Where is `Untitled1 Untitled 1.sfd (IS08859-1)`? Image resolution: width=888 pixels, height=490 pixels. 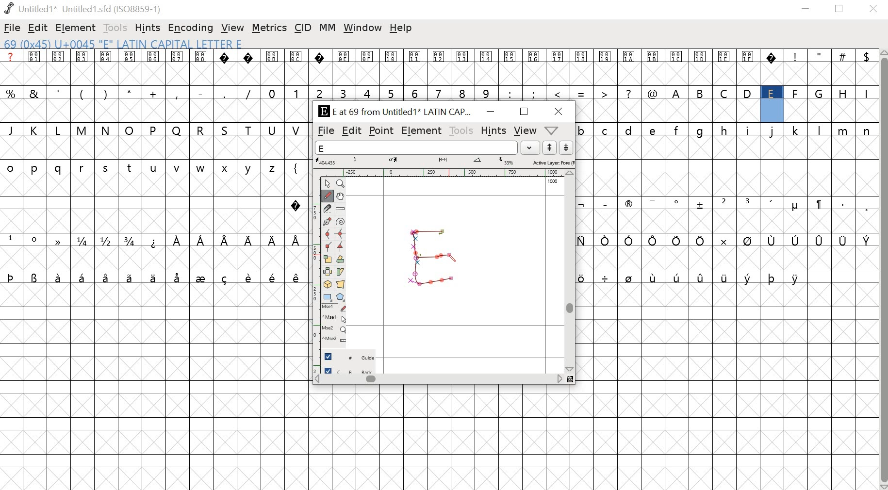
Untitled1 Untitled 1.sfd (IS08859-1) is located at coordinates (82, 9).